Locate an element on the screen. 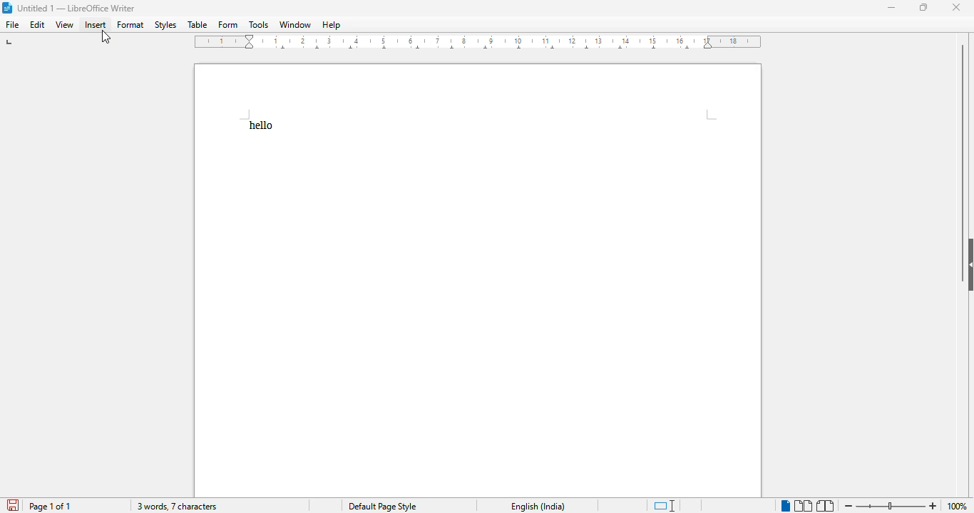 The image size is (974, 513). cursor is located at coordinates (106, 37).